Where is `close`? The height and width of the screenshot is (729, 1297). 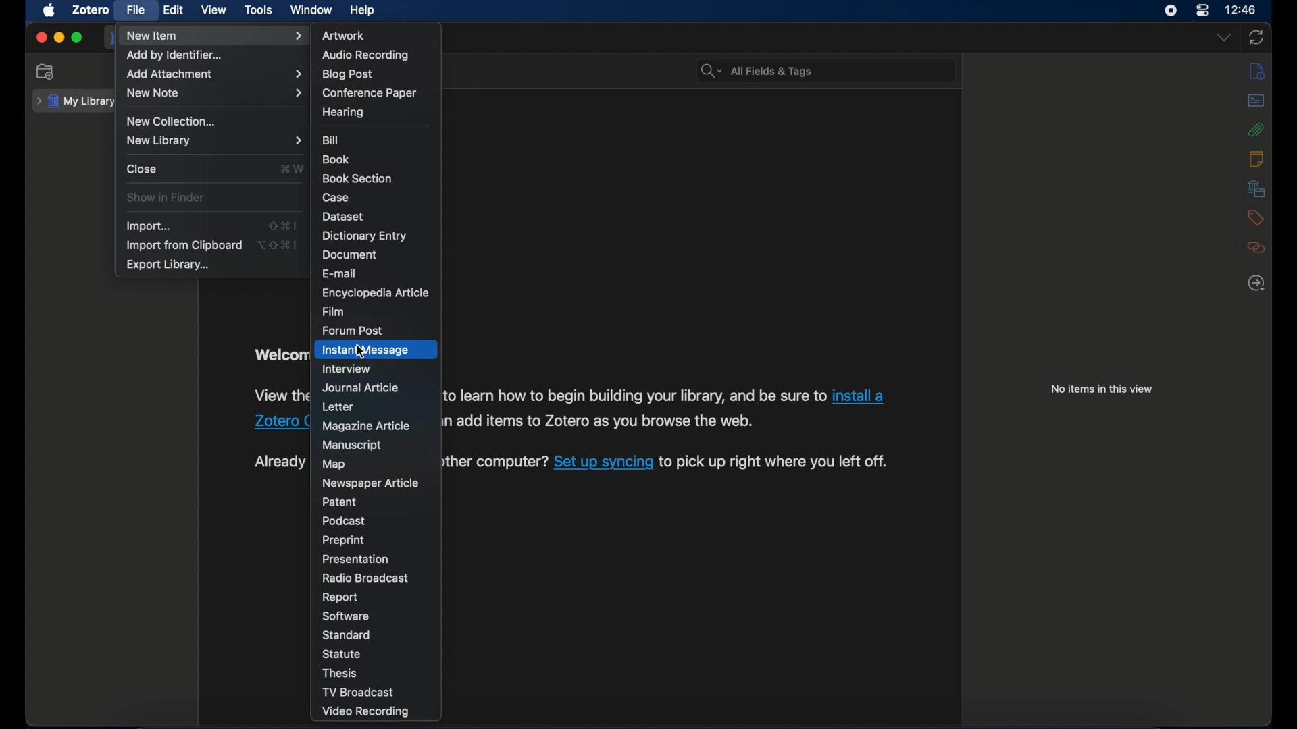 close is located at coordinates (142, 168).